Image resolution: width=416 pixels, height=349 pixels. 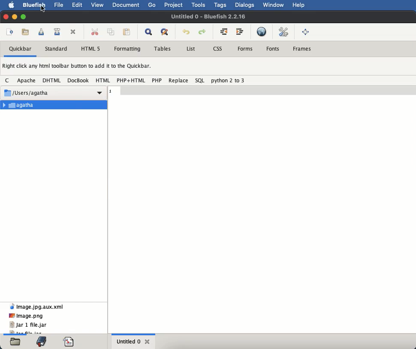 I want to click on project, so click(x=175, y=5).